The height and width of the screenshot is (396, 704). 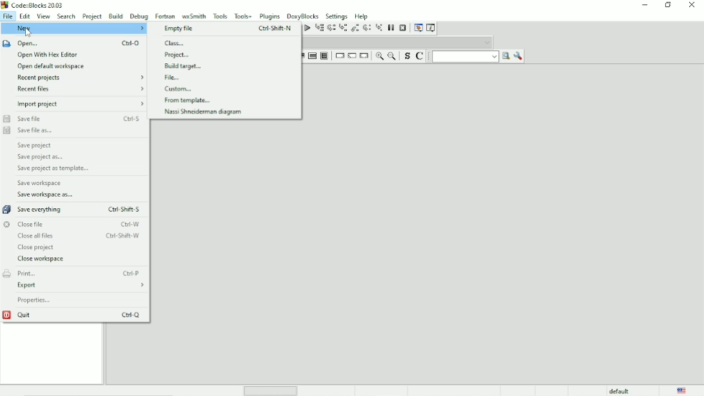 I want to click on Recent files, so click(x=82, y=89).